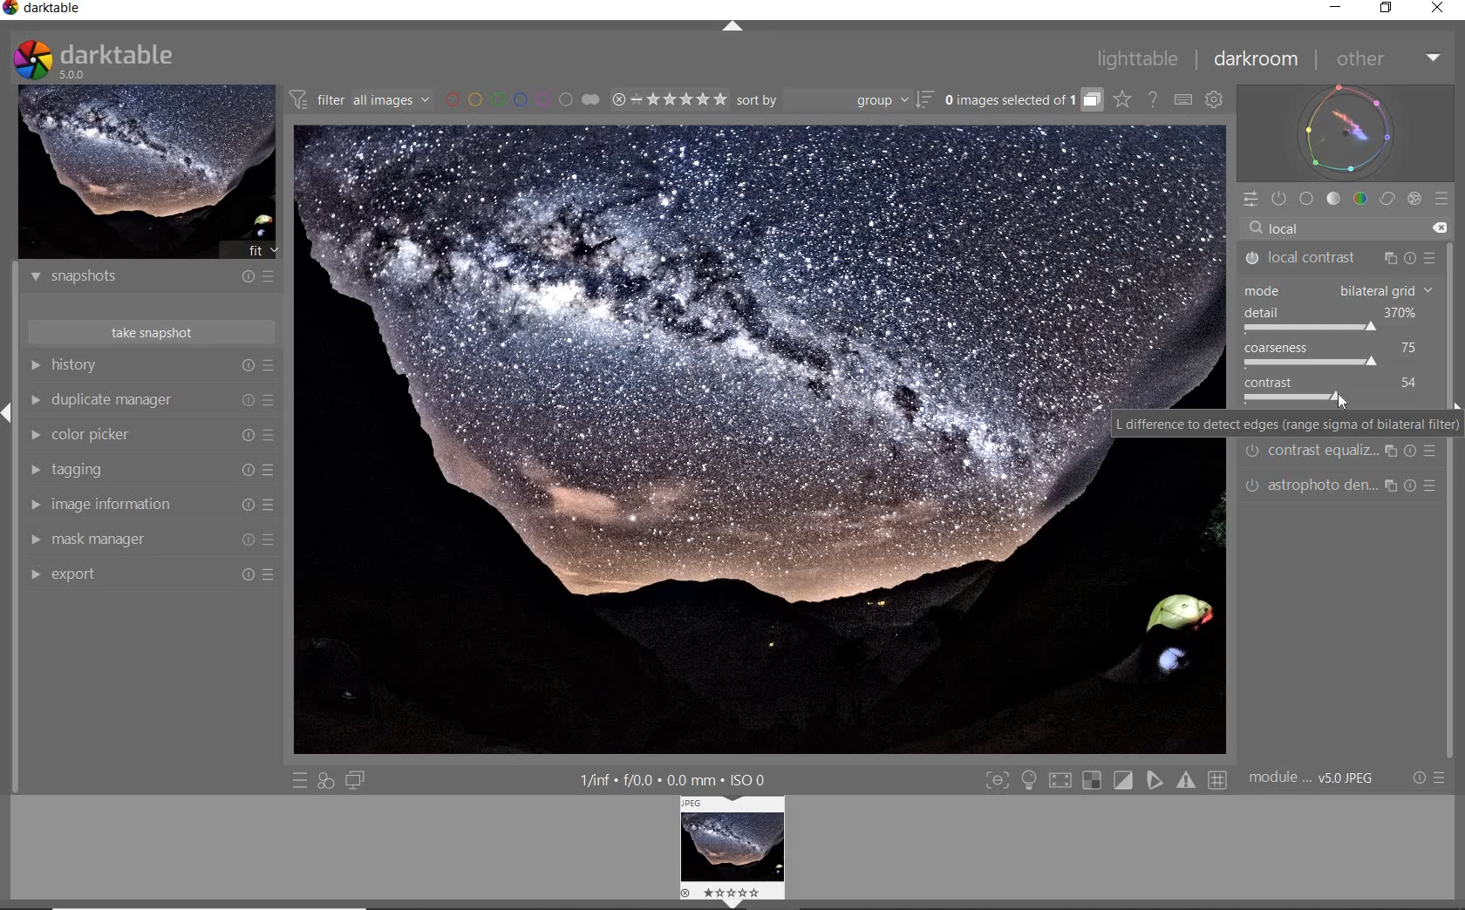 This screenshot has height=910, width=1465. I want to click on CLICK TO CHANGE THE OVERLAYS SHOWN ON THUMBNAILS, so click(1123, 100).